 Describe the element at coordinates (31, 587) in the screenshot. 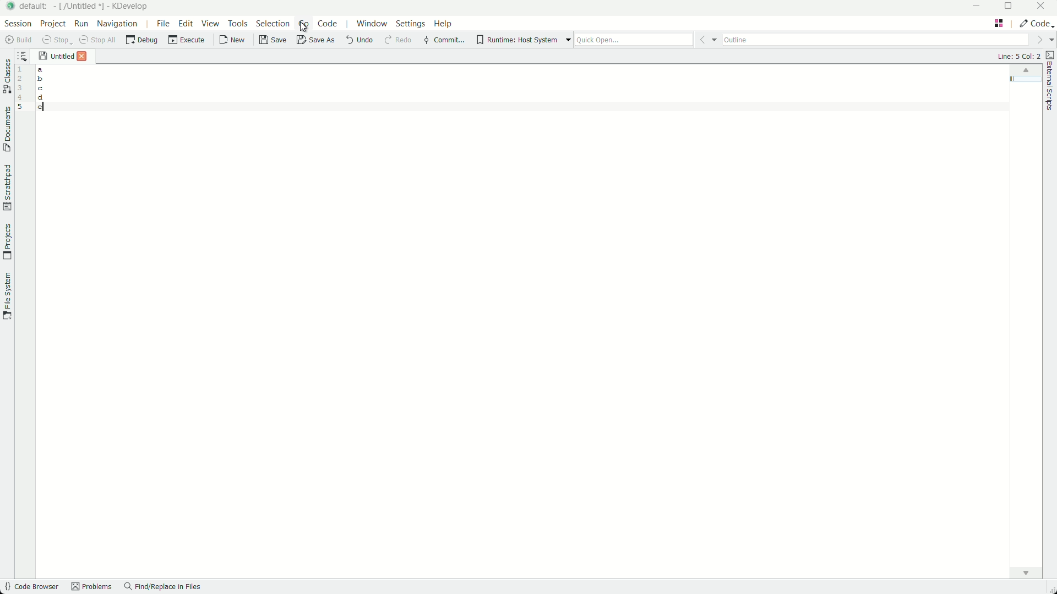

I see `code browser` at that location.